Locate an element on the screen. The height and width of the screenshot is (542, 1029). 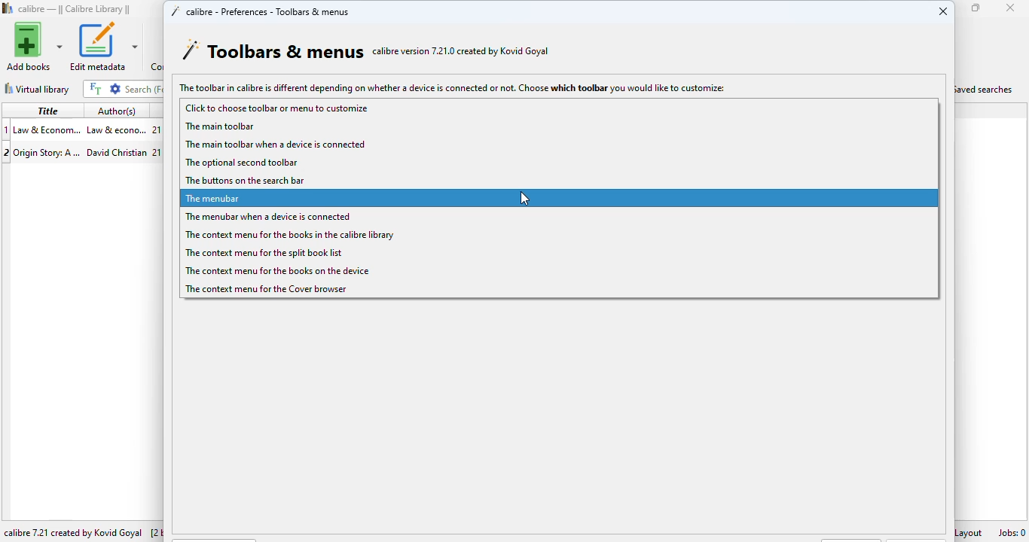
the context menu for the books in the calibre library is located at coordinates (289, 235).